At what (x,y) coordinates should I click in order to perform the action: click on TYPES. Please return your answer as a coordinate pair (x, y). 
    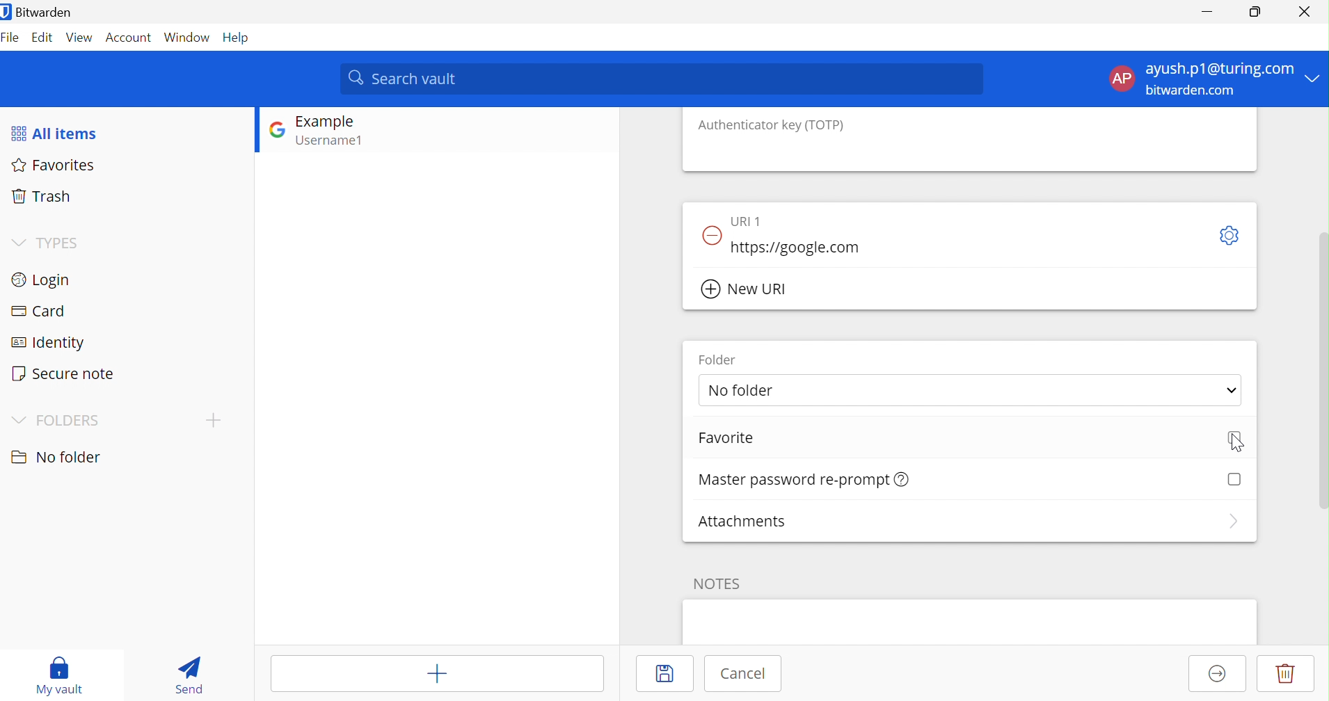
    Looking at the image, I should click on (61, 242).